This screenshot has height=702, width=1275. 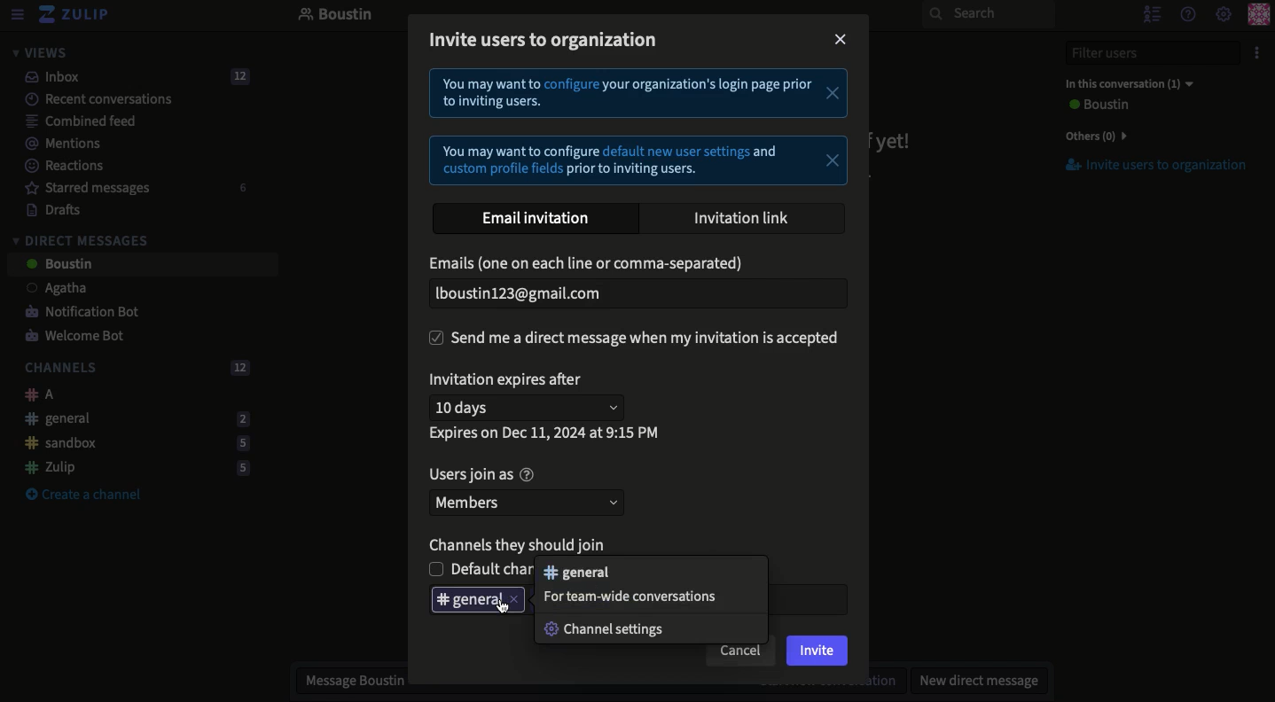 I want to click on Mentions, so click(x=57, y=144).